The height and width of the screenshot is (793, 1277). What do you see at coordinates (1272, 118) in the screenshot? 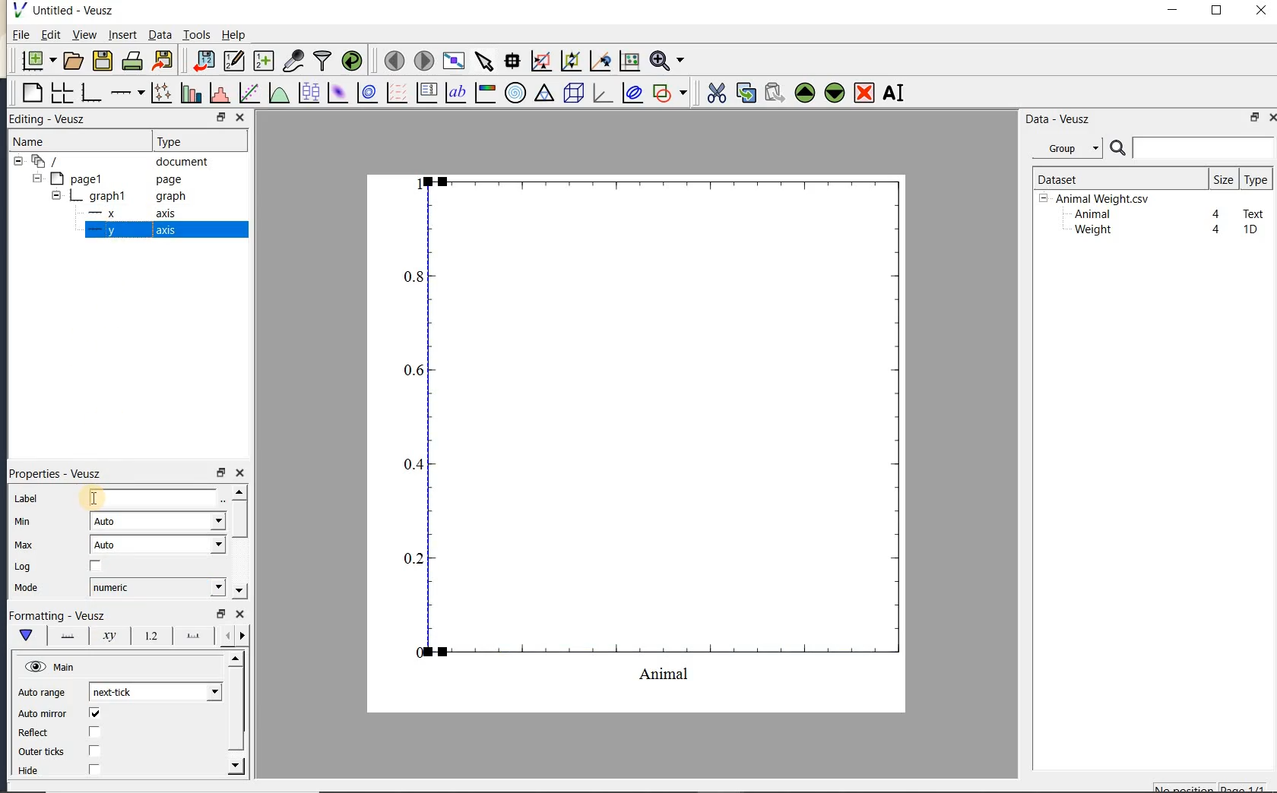
I see `close` at bounding box center [1272, 118].